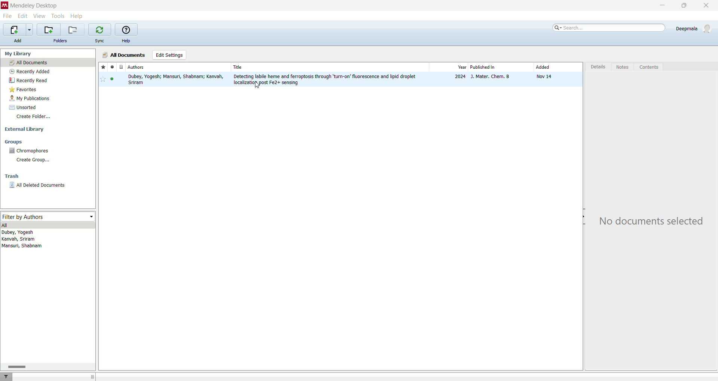 The width and height of the screenshot is (718, 381). Describe the element at coordinates (48, 30) in the screenshot. I see `add a new folder` at that location.